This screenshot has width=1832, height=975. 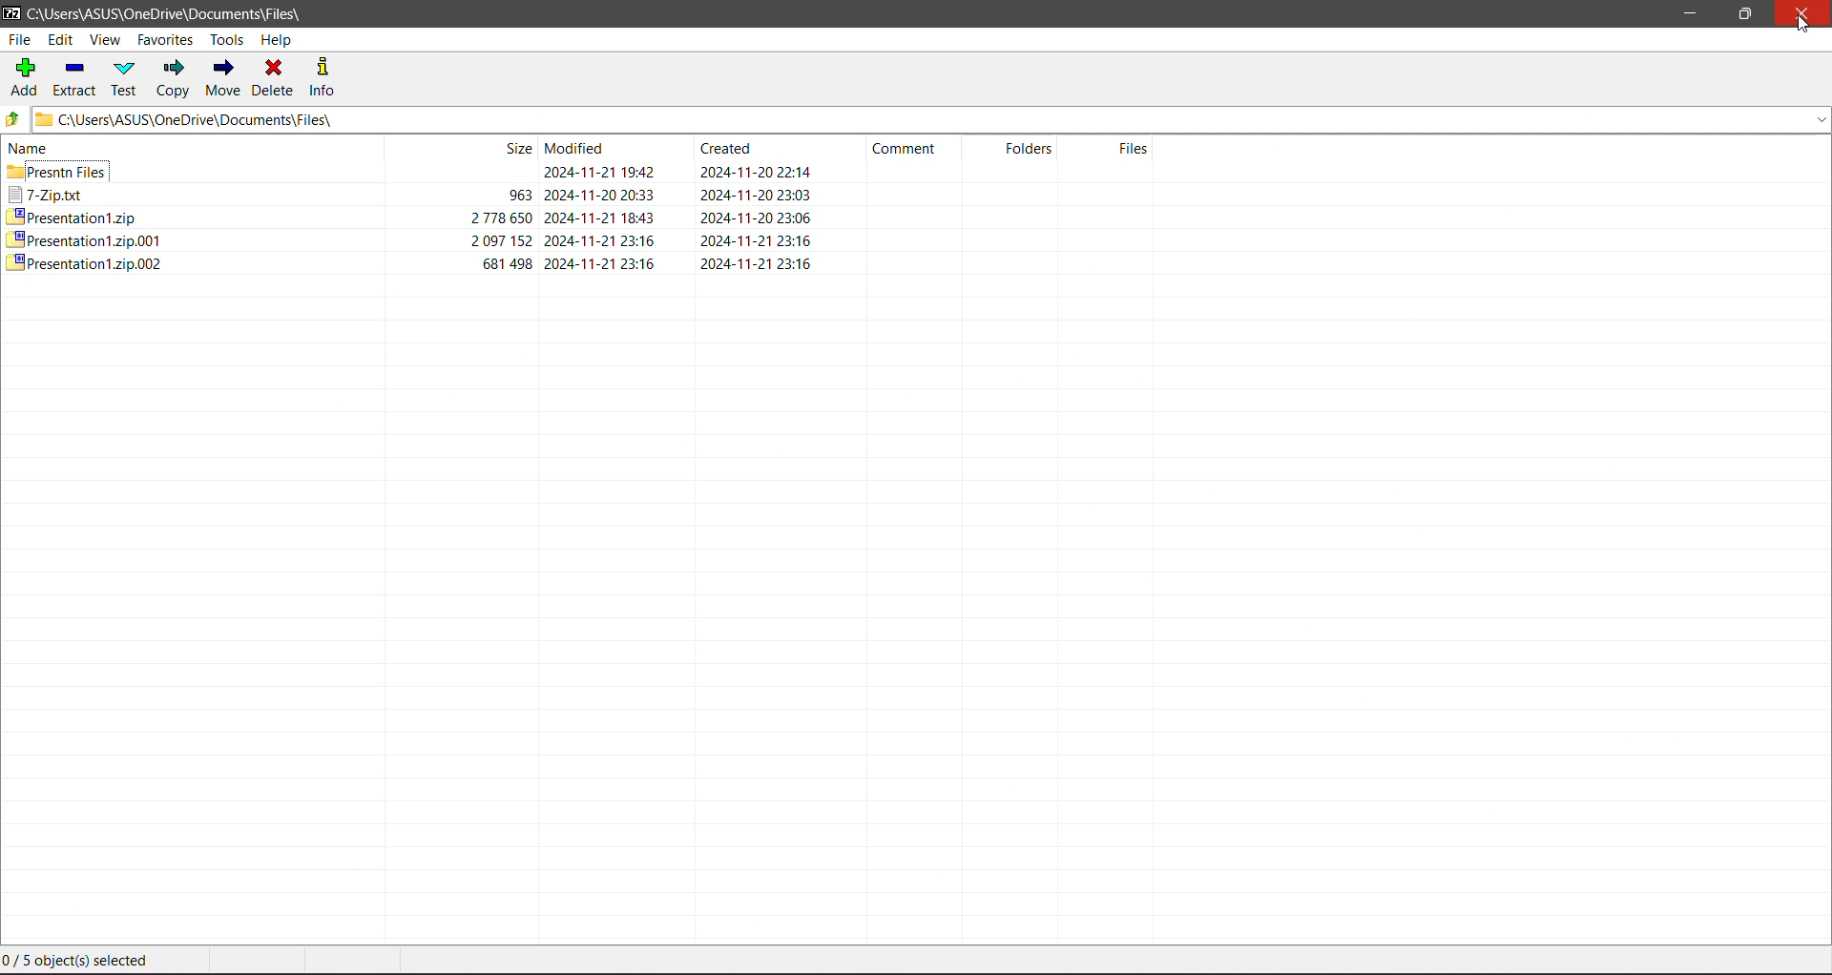 I want to click on 2097 152 2024-11-21 23:16 2024-11-21 23:16, so click(x=665, y=243).